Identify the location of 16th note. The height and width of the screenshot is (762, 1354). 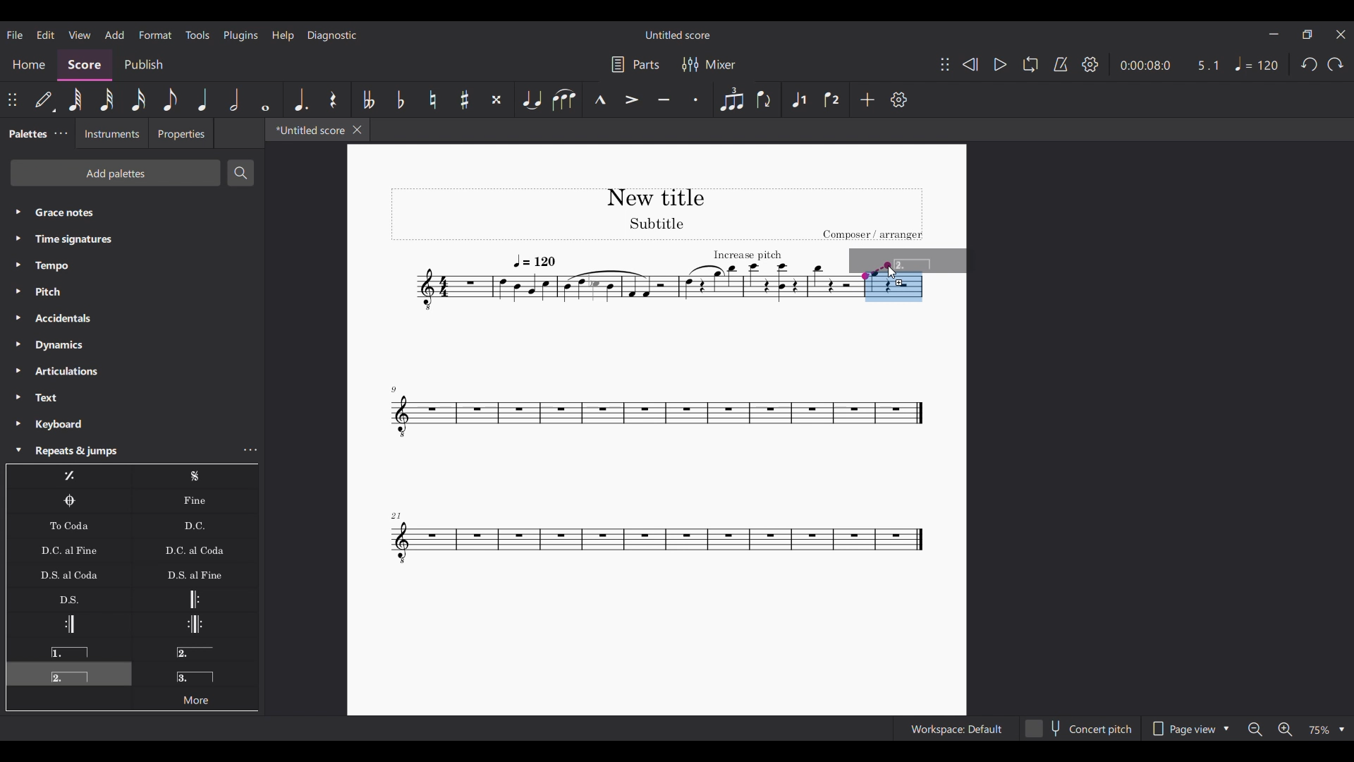
(139, 99).